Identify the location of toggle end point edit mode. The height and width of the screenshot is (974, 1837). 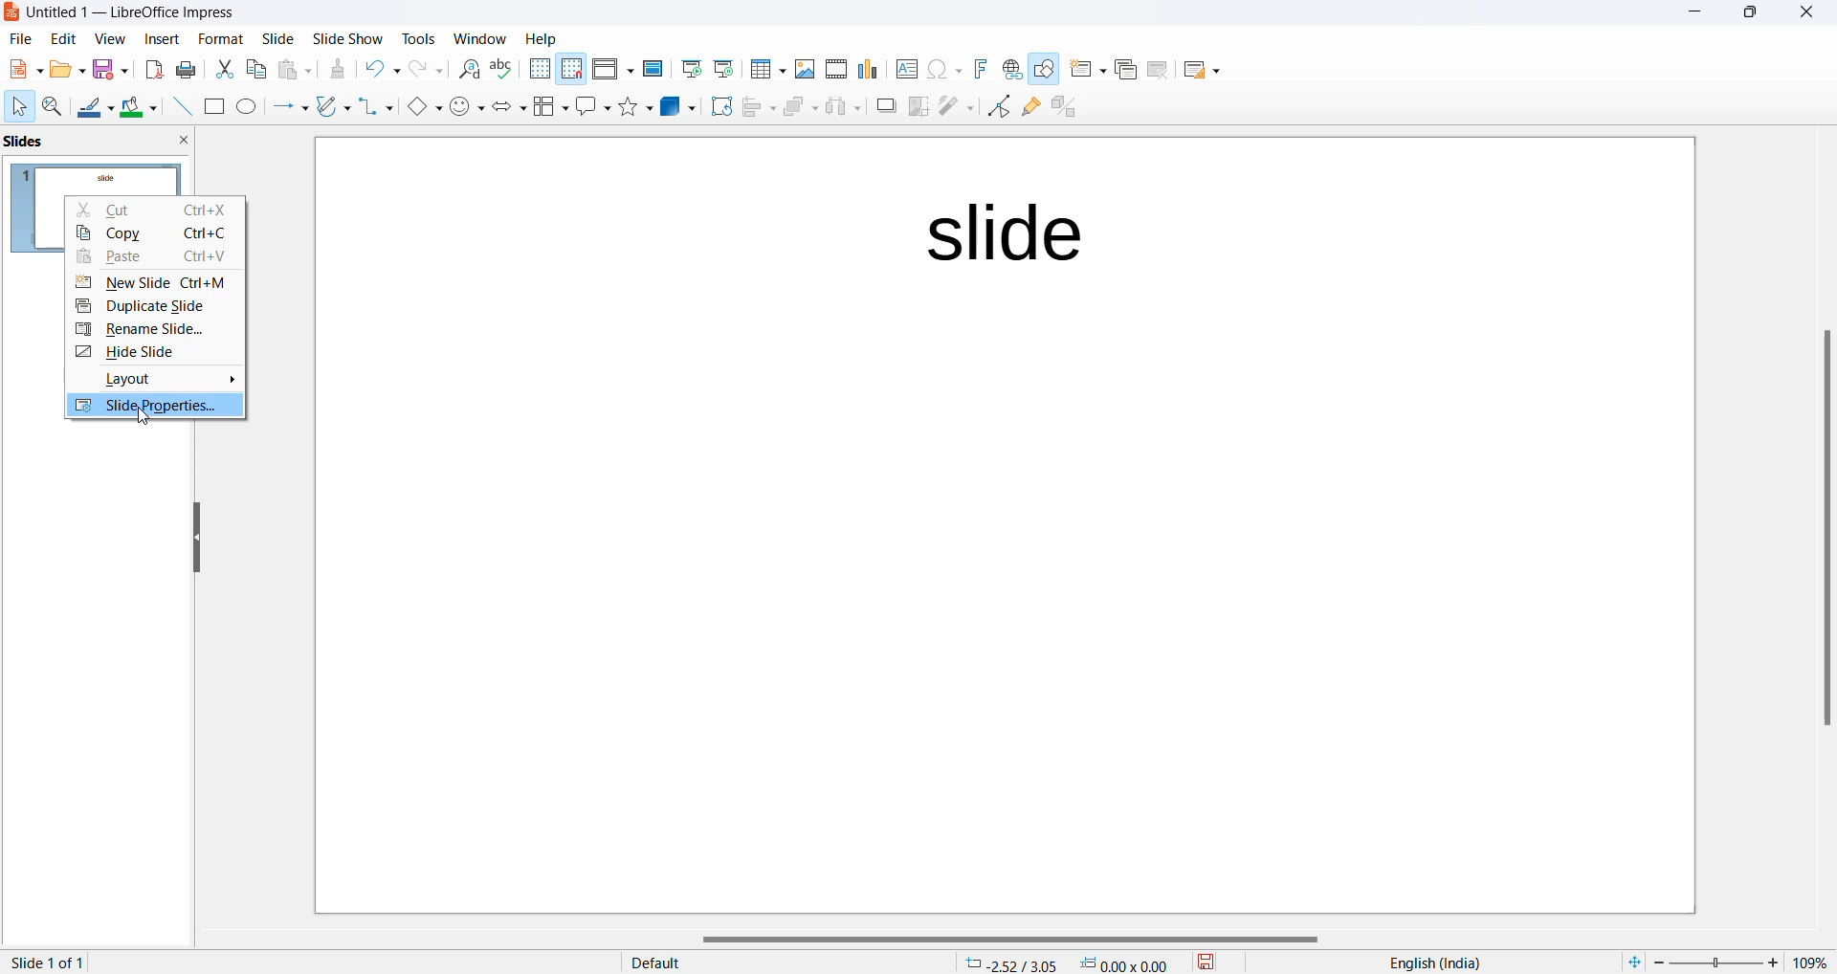
(1000, 106).